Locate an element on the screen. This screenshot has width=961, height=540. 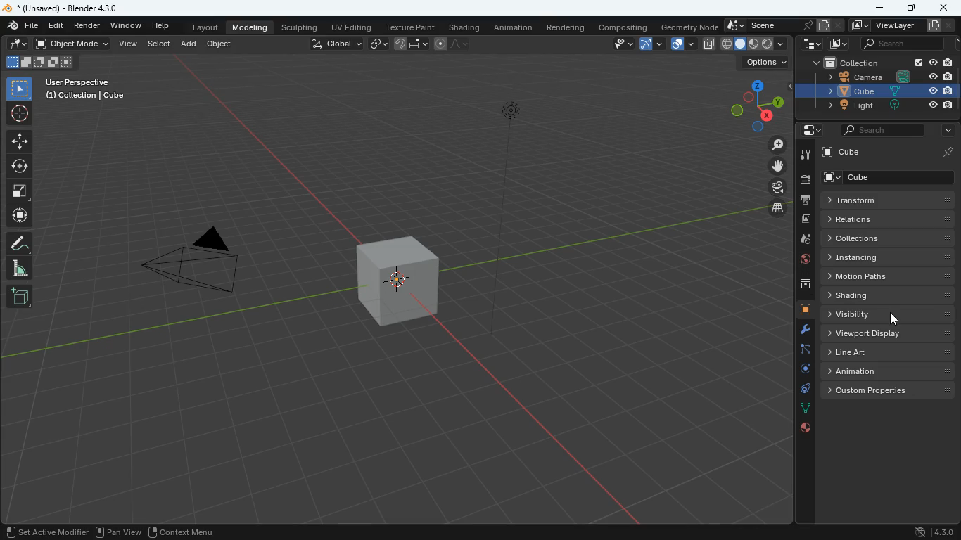
layout is located at coordinates (201, 27).